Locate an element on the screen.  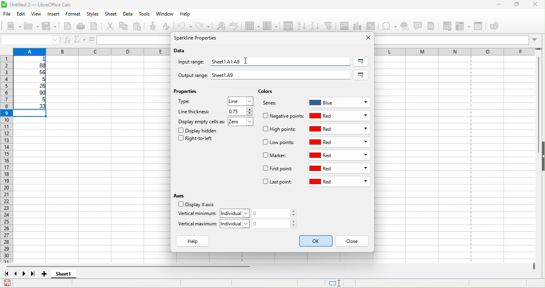
maximize is located at coordinates (514, 5).